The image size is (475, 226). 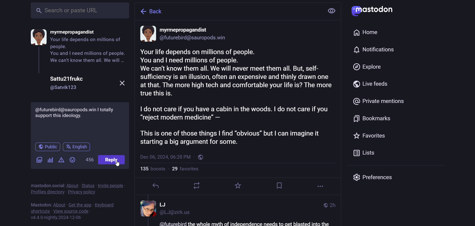 What do you see at coordinates (47, 192) in the screenshot?
I see `profiles` at bounding box center [47, 192].